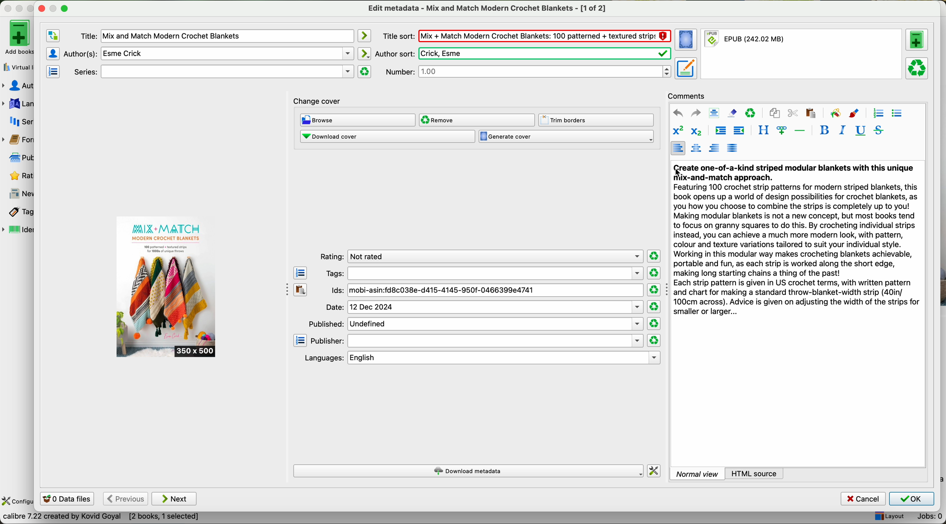 The image size is (946, 524). I want to click on layout, so click(889, 517).